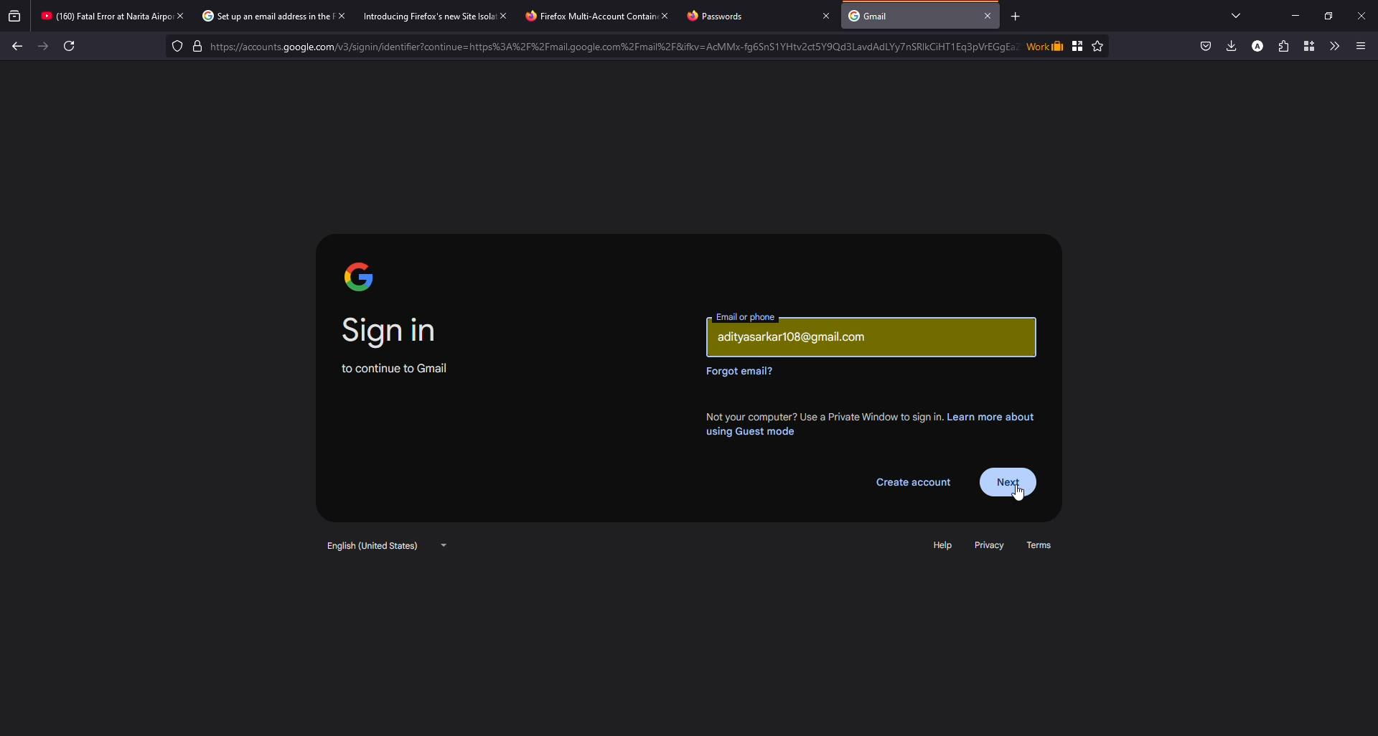 The height and width of the screenshot is (736, 1378). Describe the element at coordinates (665, 15) in the screenshot. I see `close` at that location.